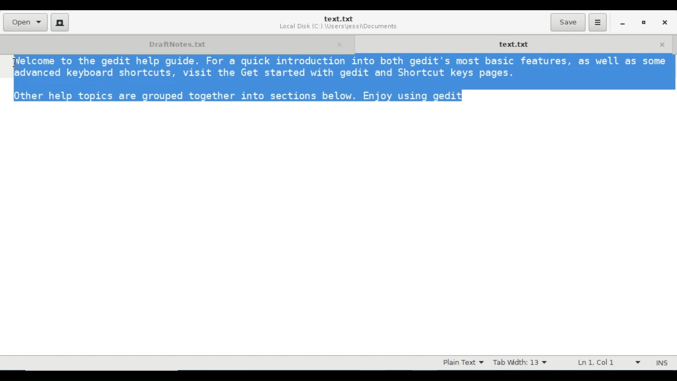 The height and width of the screenshot is (381, 677). Describe the element at coordinates (597, 23) in the screenshot. I see `Application menu` at that location.